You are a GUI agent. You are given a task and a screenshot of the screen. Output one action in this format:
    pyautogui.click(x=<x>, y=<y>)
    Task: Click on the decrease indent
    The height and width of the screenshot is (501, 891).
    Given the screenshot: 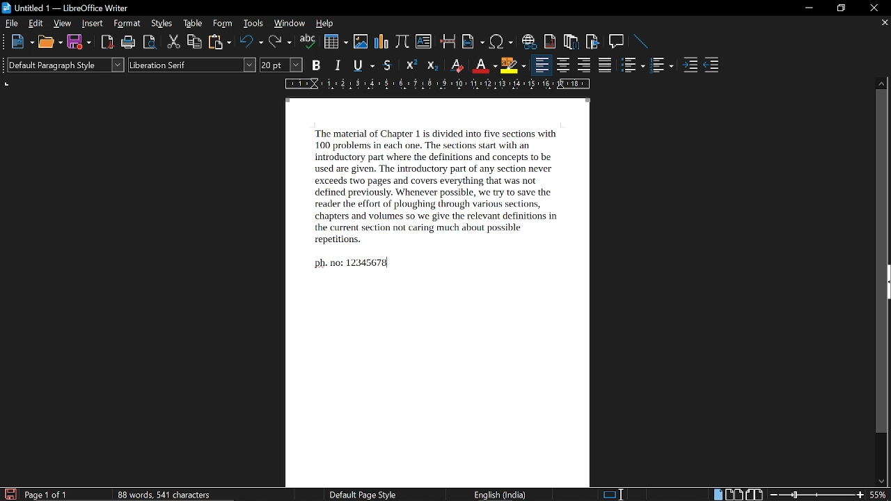 What is the action you would take?
    pyautogui.click(x=713, y=67)
    